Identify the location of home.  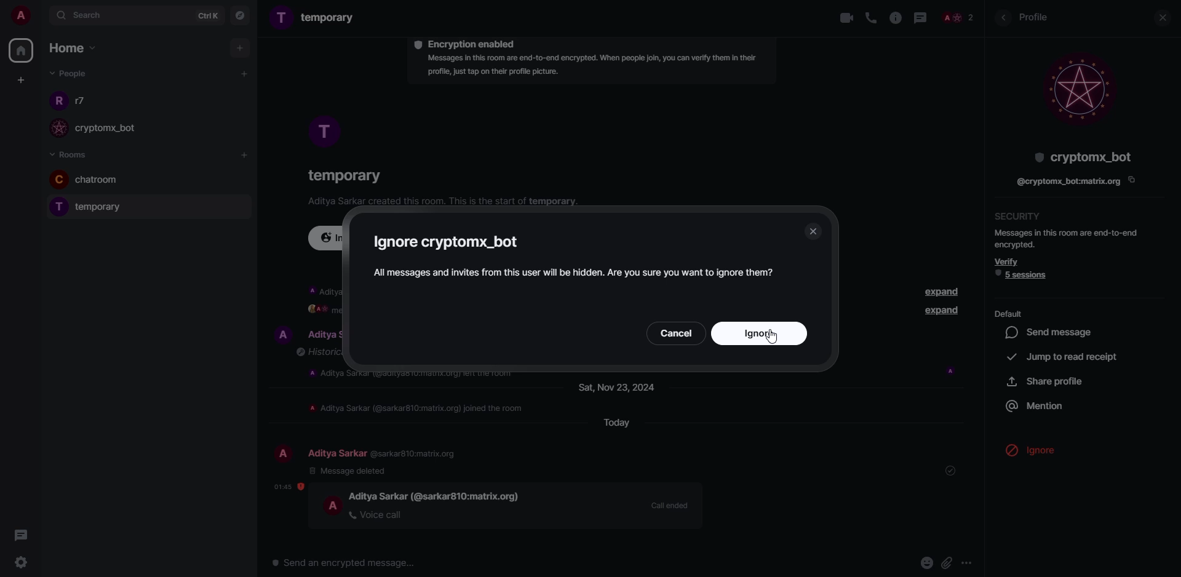
(22, 50).